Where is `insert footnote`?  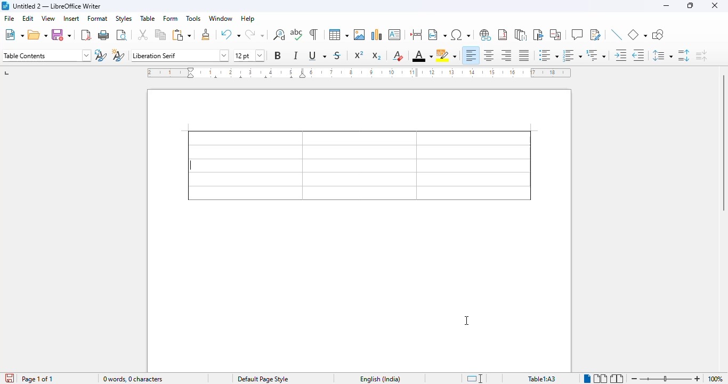 insert footnote is located at coordinates (503, 35).